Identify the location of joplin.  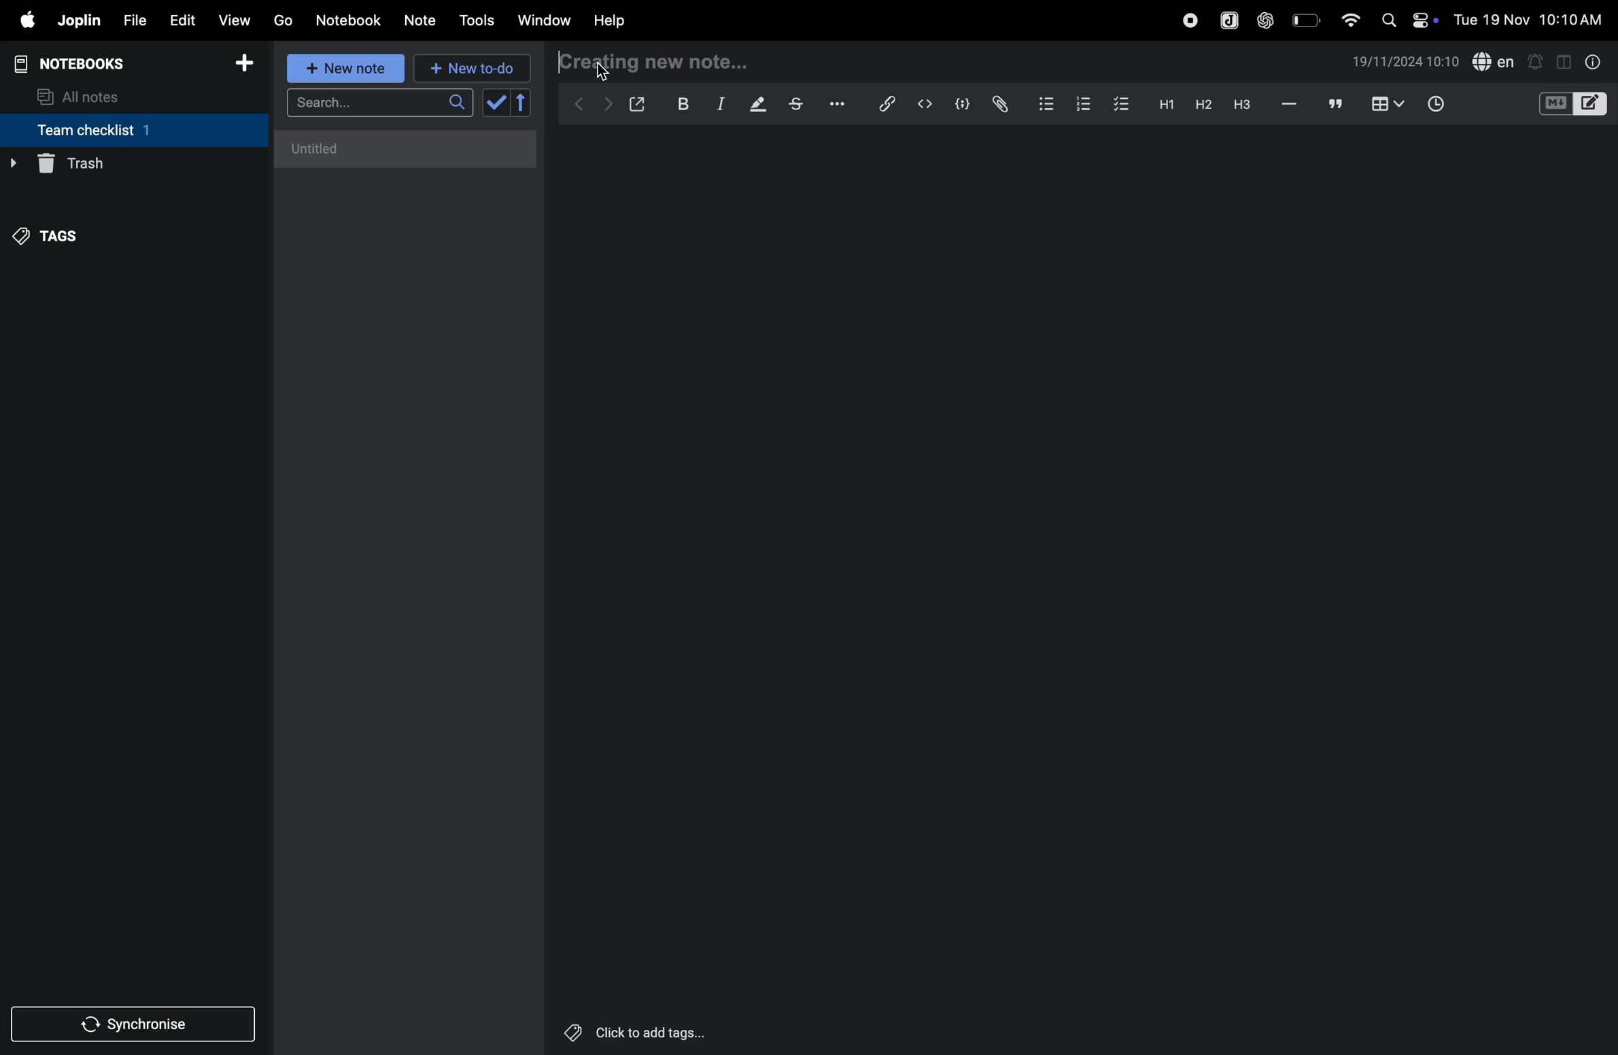
(80, 21).